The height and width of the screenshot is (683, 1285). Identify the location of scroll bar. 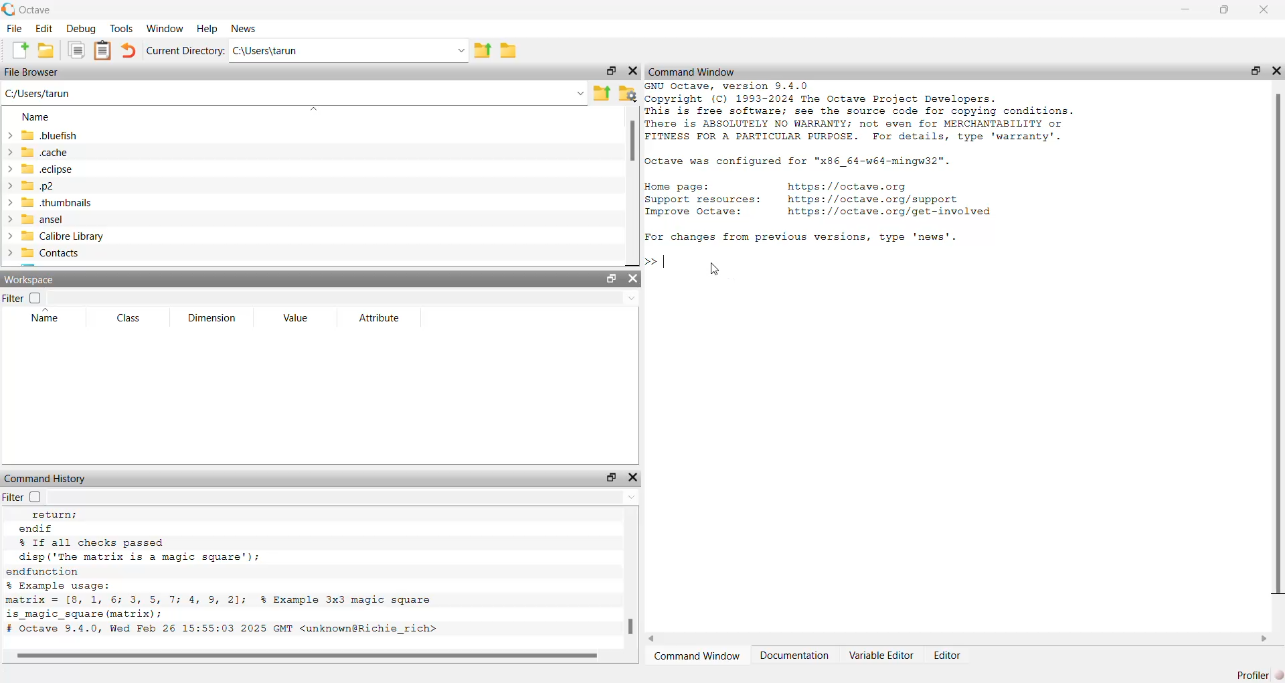
(630, 626).